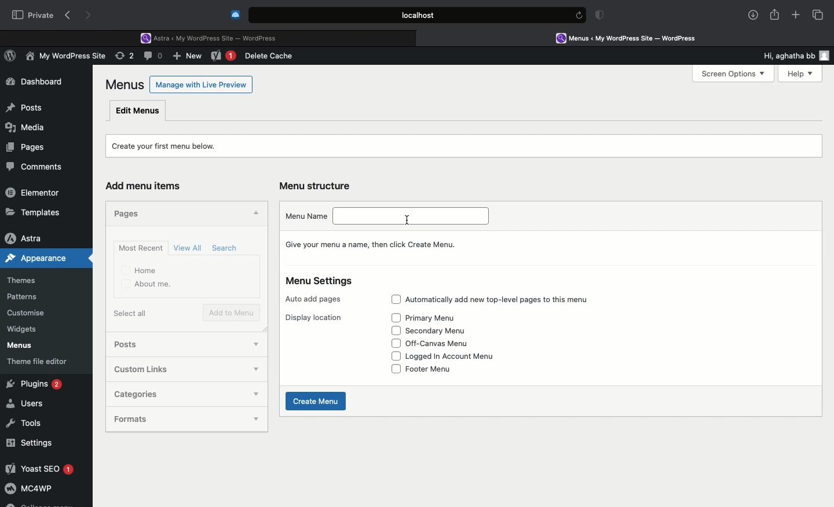  Describe the element at coordinates (28, 315) in the screenshot. I see `Customize` at that location.